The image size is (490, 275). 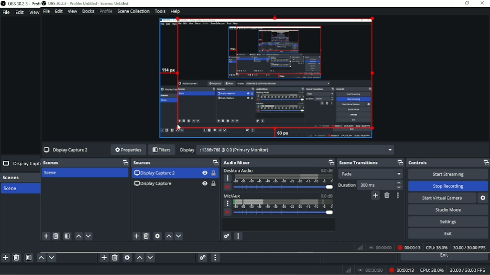 I want to click on CPU: 30.5%, so click(x=432, y=271).